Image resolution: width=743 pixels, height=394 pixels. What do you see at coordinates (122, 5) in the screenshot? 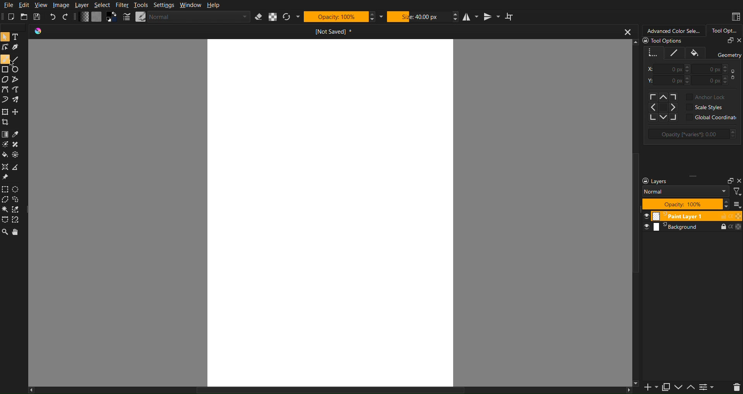
I see `Filter` at bounding box center [122, 5].